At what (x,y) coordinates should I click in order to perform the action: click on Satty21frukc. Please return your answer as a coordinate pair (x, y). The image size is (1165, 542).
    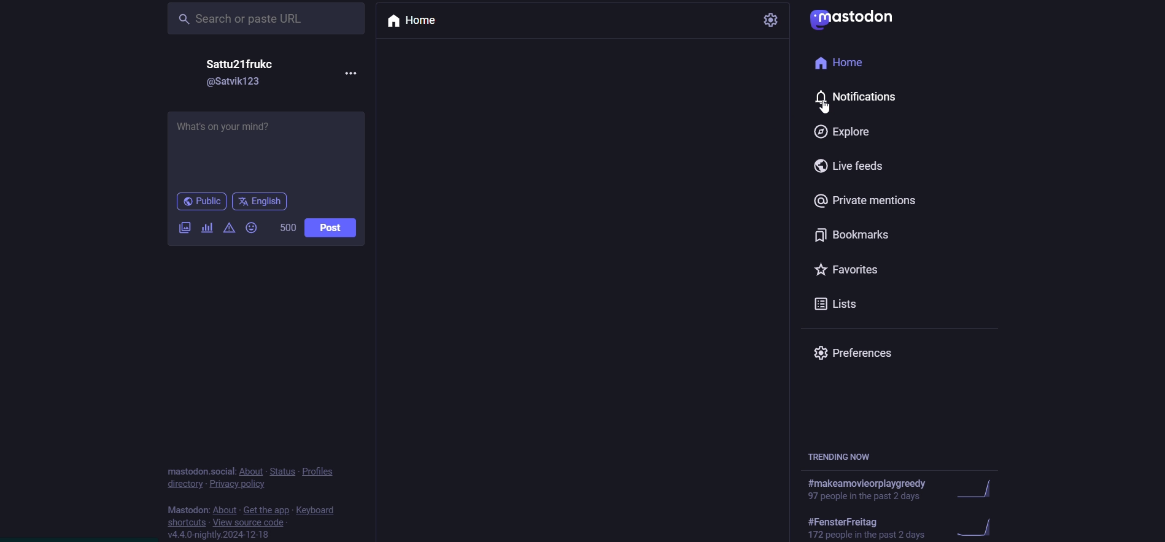
    Looking at the image, I should click on (240, 64).